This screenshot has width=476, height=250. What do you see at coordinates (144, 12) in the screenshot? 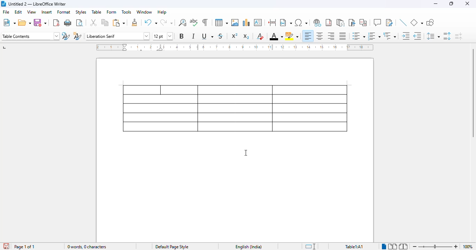
I see `window` at bounding box center [144, 12].